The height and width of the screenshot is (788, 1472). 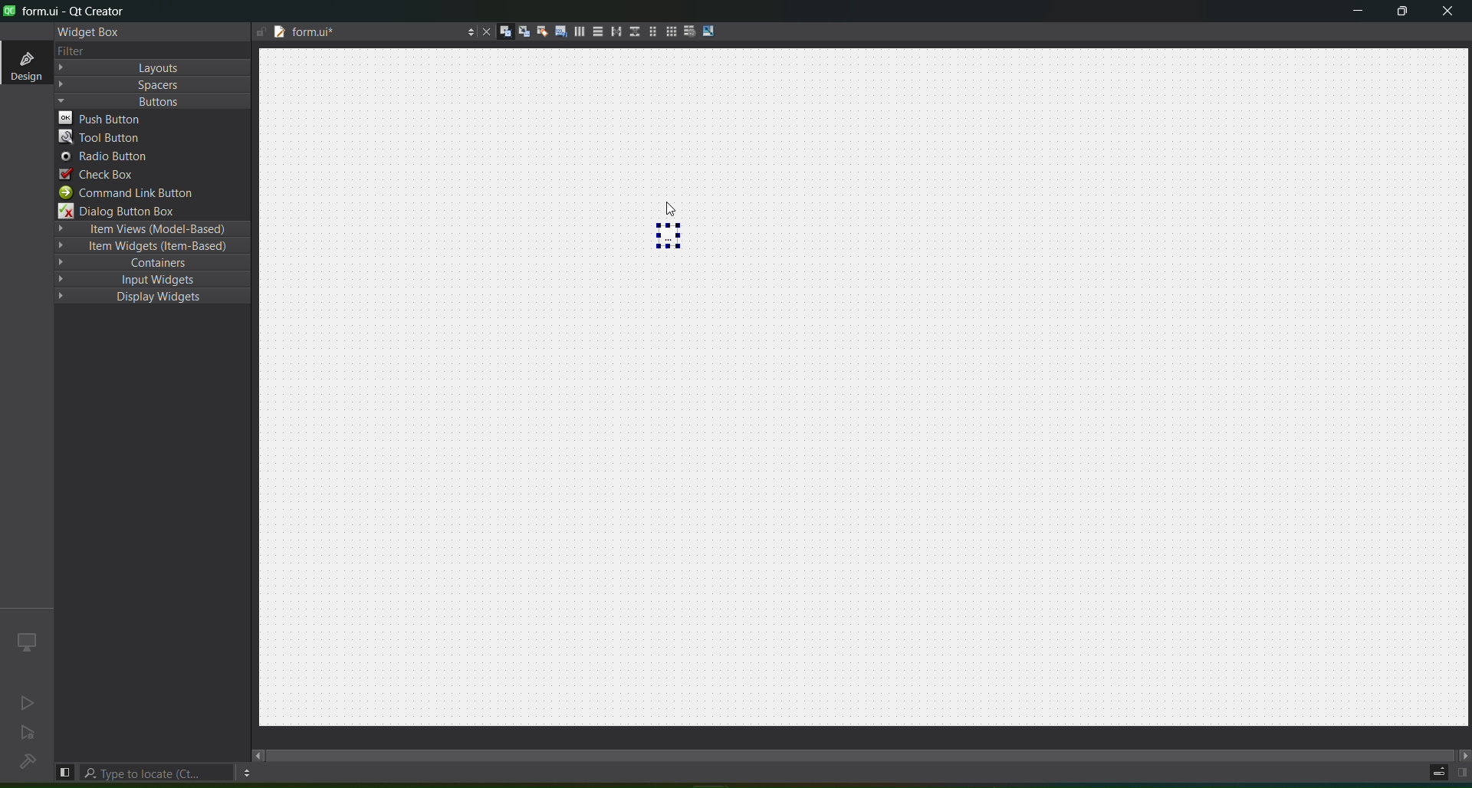 I want to click on Item Widgets, so click(x=155, y=245).